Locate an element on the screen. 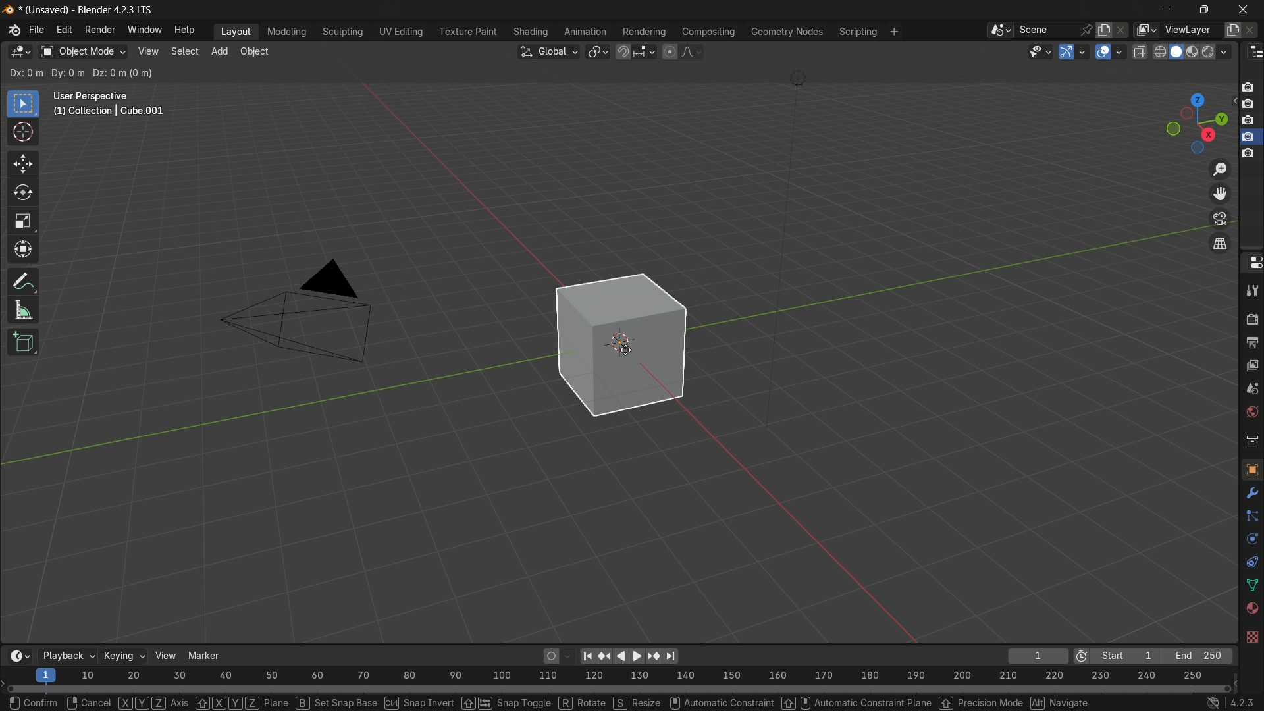 Image resolution: width=1264 pixels, height=711 pixels. Select is located at coordinates (28, 702).